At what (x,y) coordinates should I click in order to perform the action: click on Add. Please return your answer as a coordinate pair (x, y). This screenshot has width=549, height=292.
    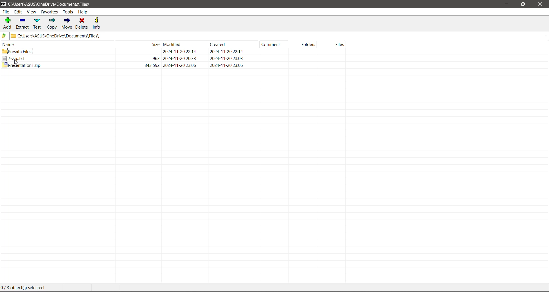
    Looking at the image, I should click on (7, 23).